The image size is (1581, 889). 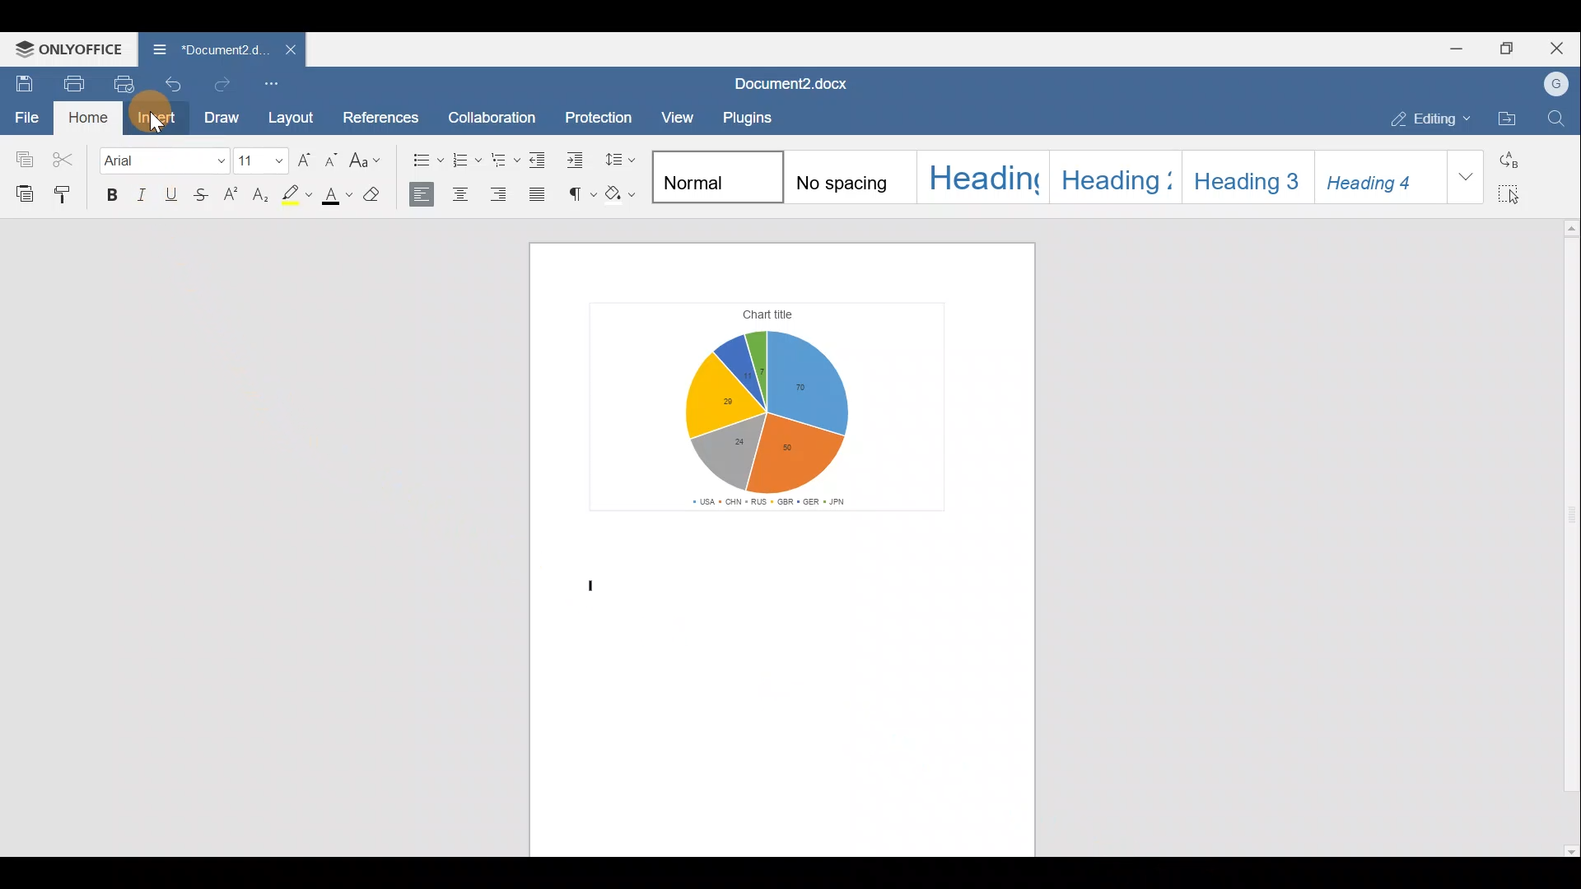 What do you see at coordinates (334, 162) in the screenshot?
I see `Decrease font size` at bounding box center [334, 162].